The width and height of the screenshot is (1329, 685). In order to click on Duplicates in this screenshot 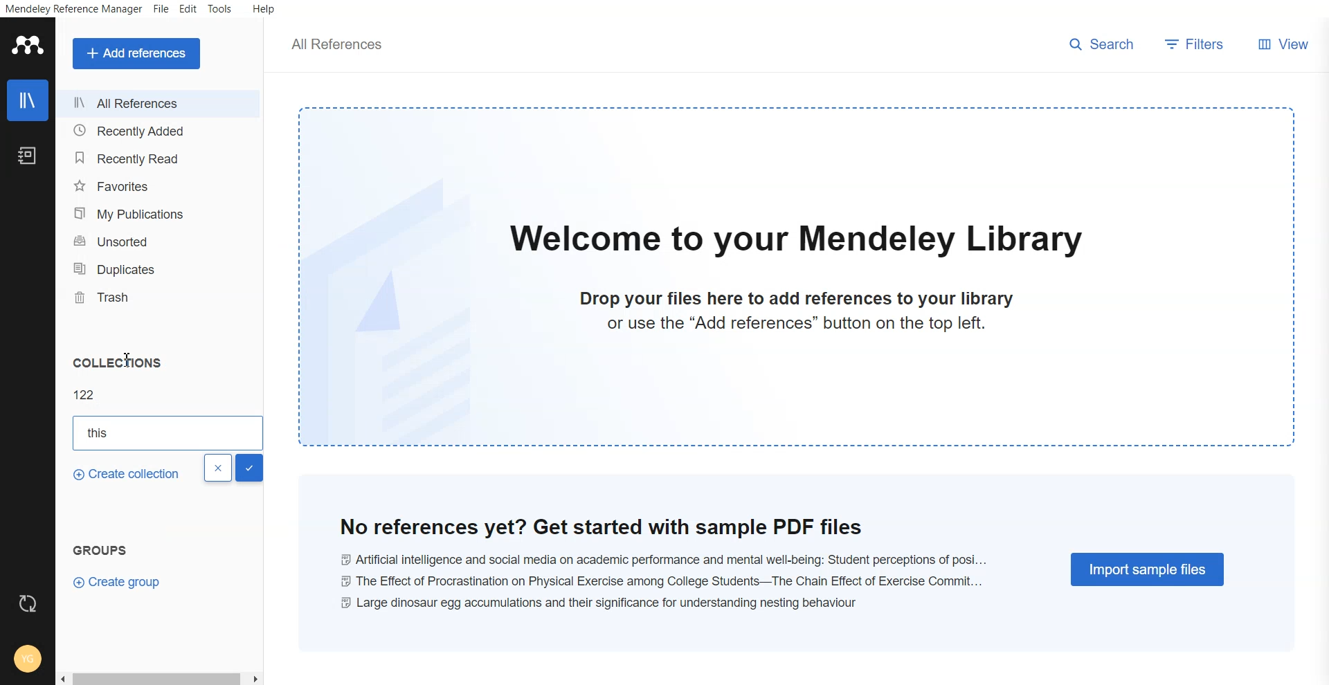, I will do `click(161, 268)`.